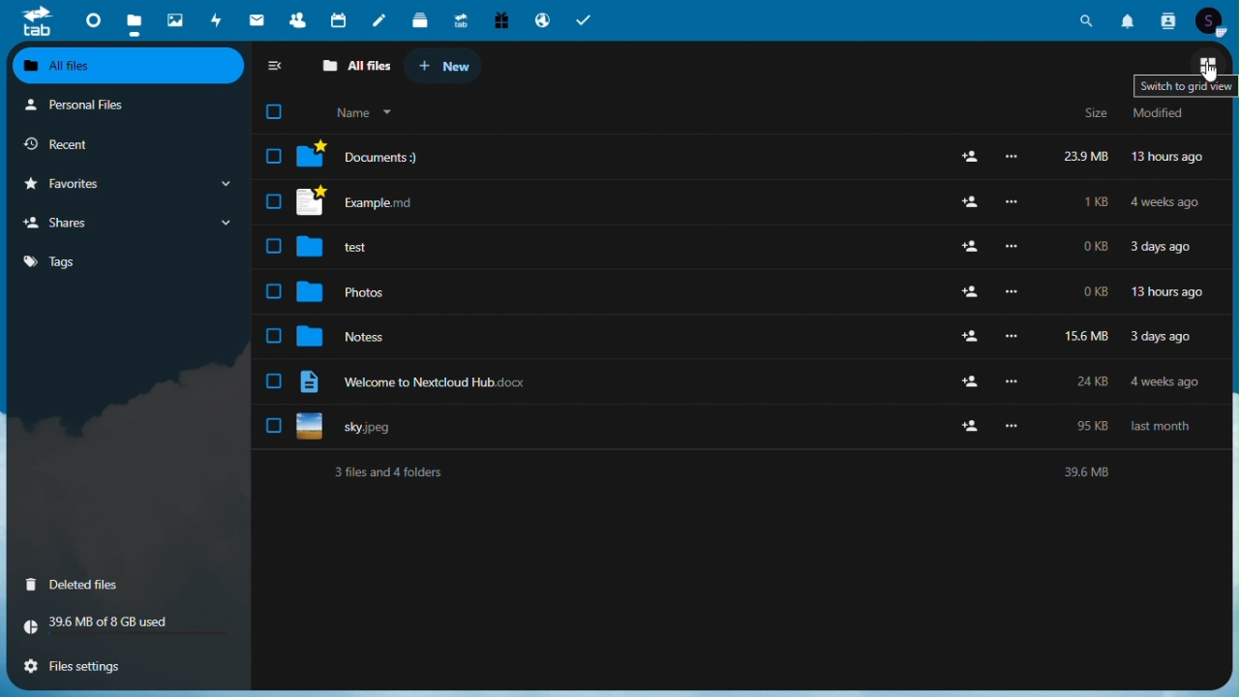 The height and width of the screenshot is (697, 1239). What do you see at coordinates (273, 382) in the screenshot?
I see `checkbox` at bounding box center [273, 382].